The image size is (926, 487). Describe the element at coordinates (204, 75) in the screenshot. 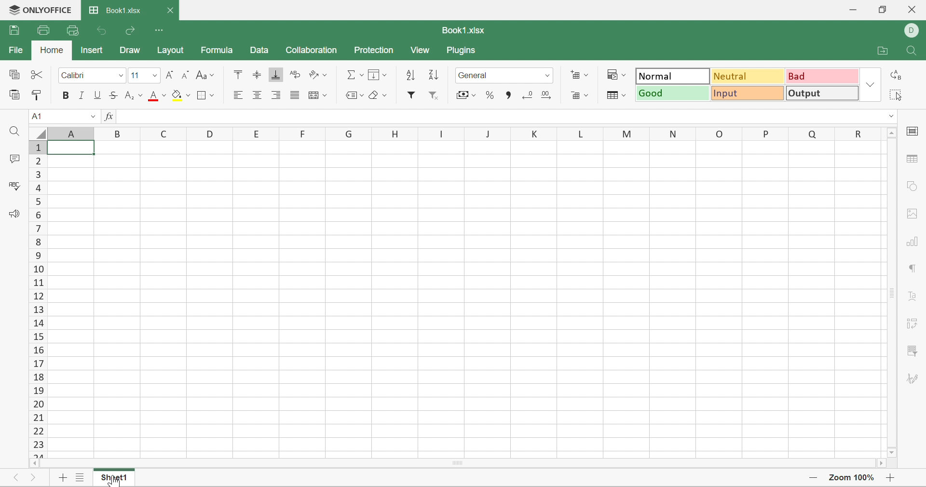

I see `Change case` at that location.